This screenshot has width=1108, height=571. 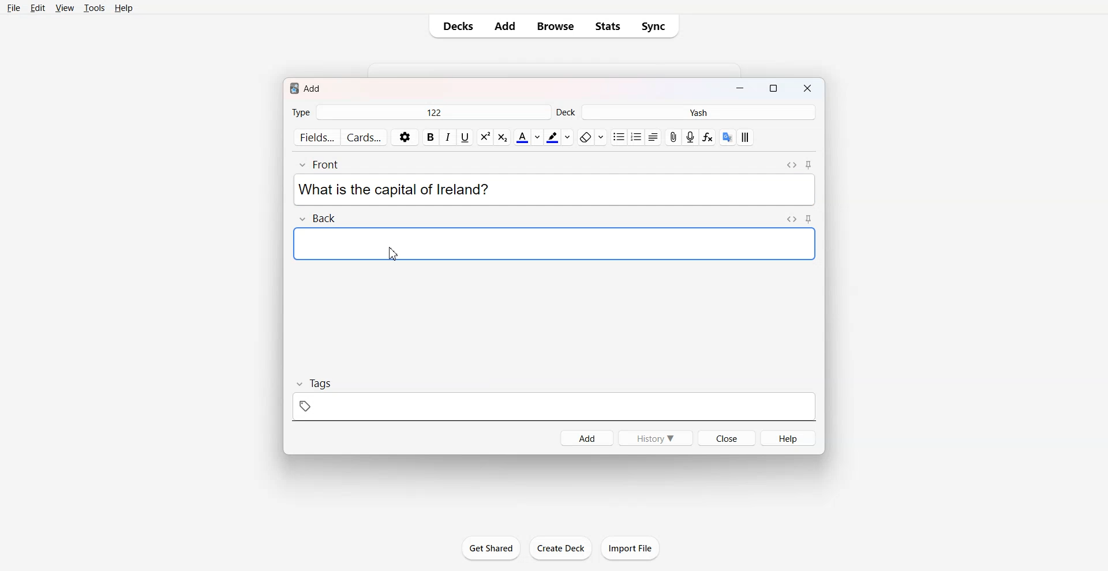 I want to click on View, so click(x=65, y=9).